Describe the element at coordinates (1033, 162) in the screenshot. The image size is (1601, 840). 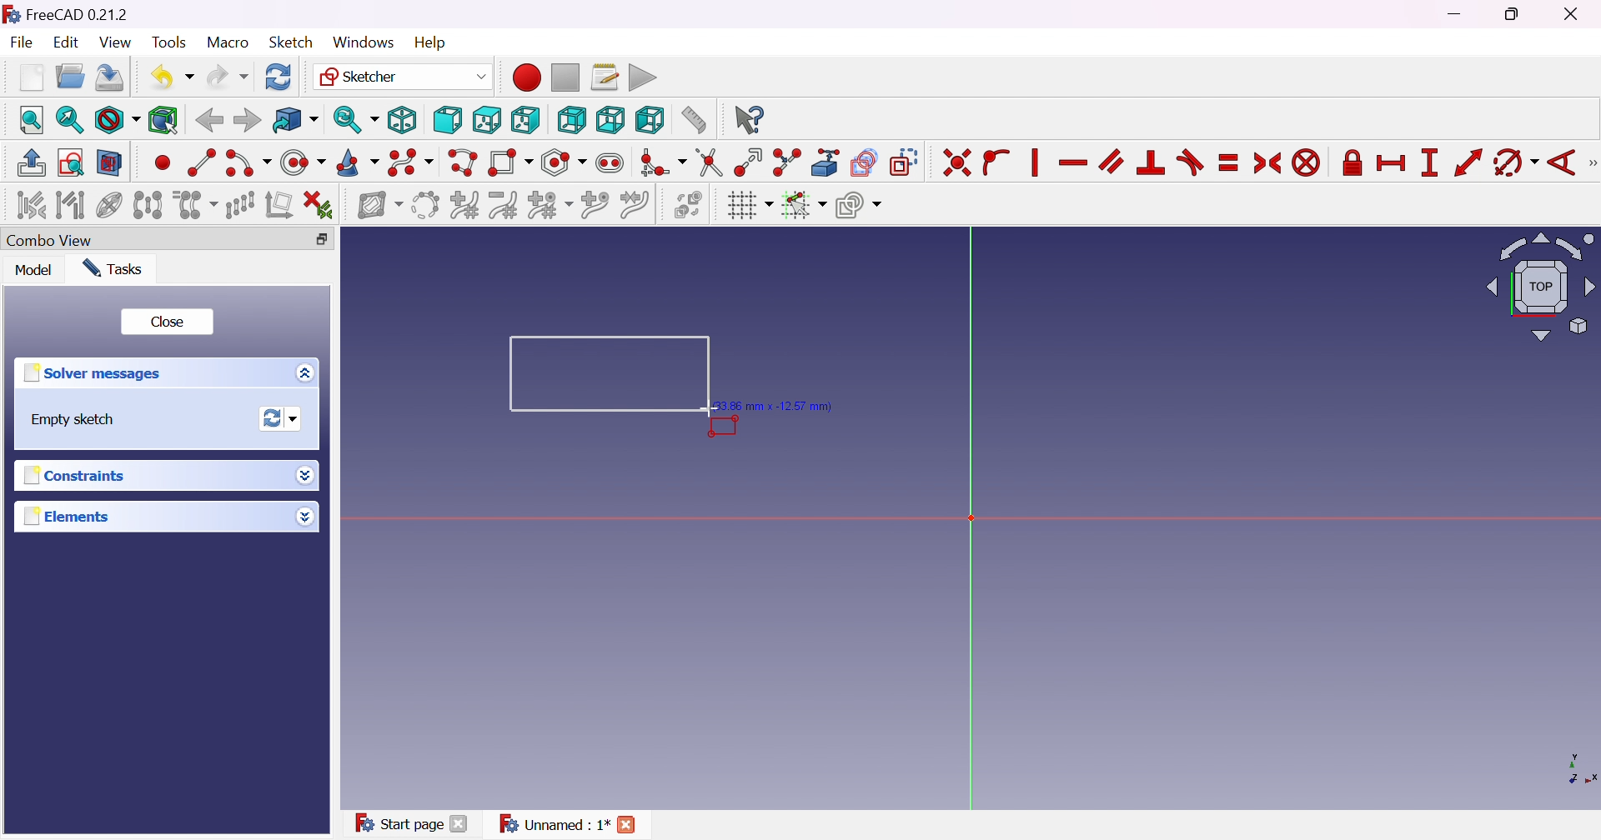
I see `Vertically` at that location.